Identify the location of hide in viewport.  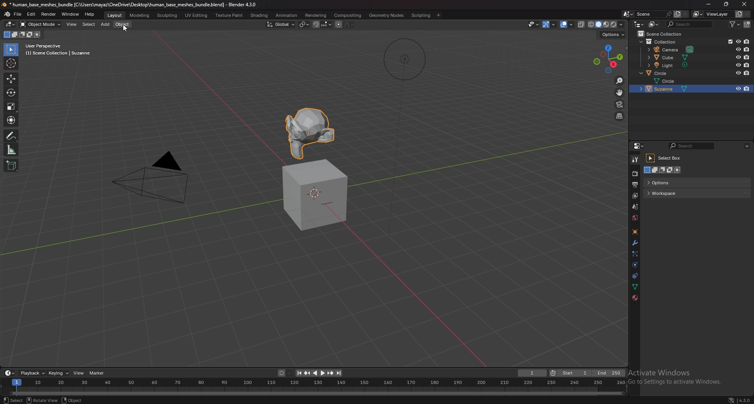
(738, 42).